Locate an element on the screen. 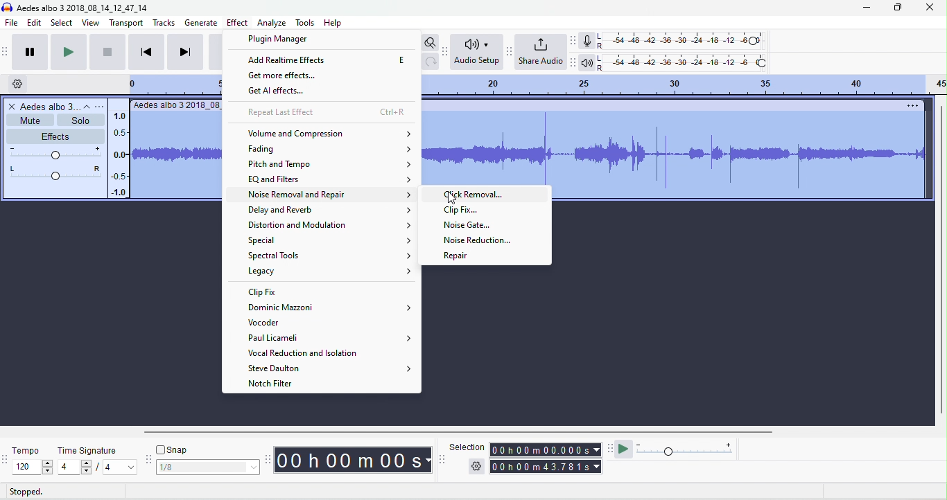 The height and width of the screenshot is (500, 947). audacity time toolbar is located at coordinates (268, 458).